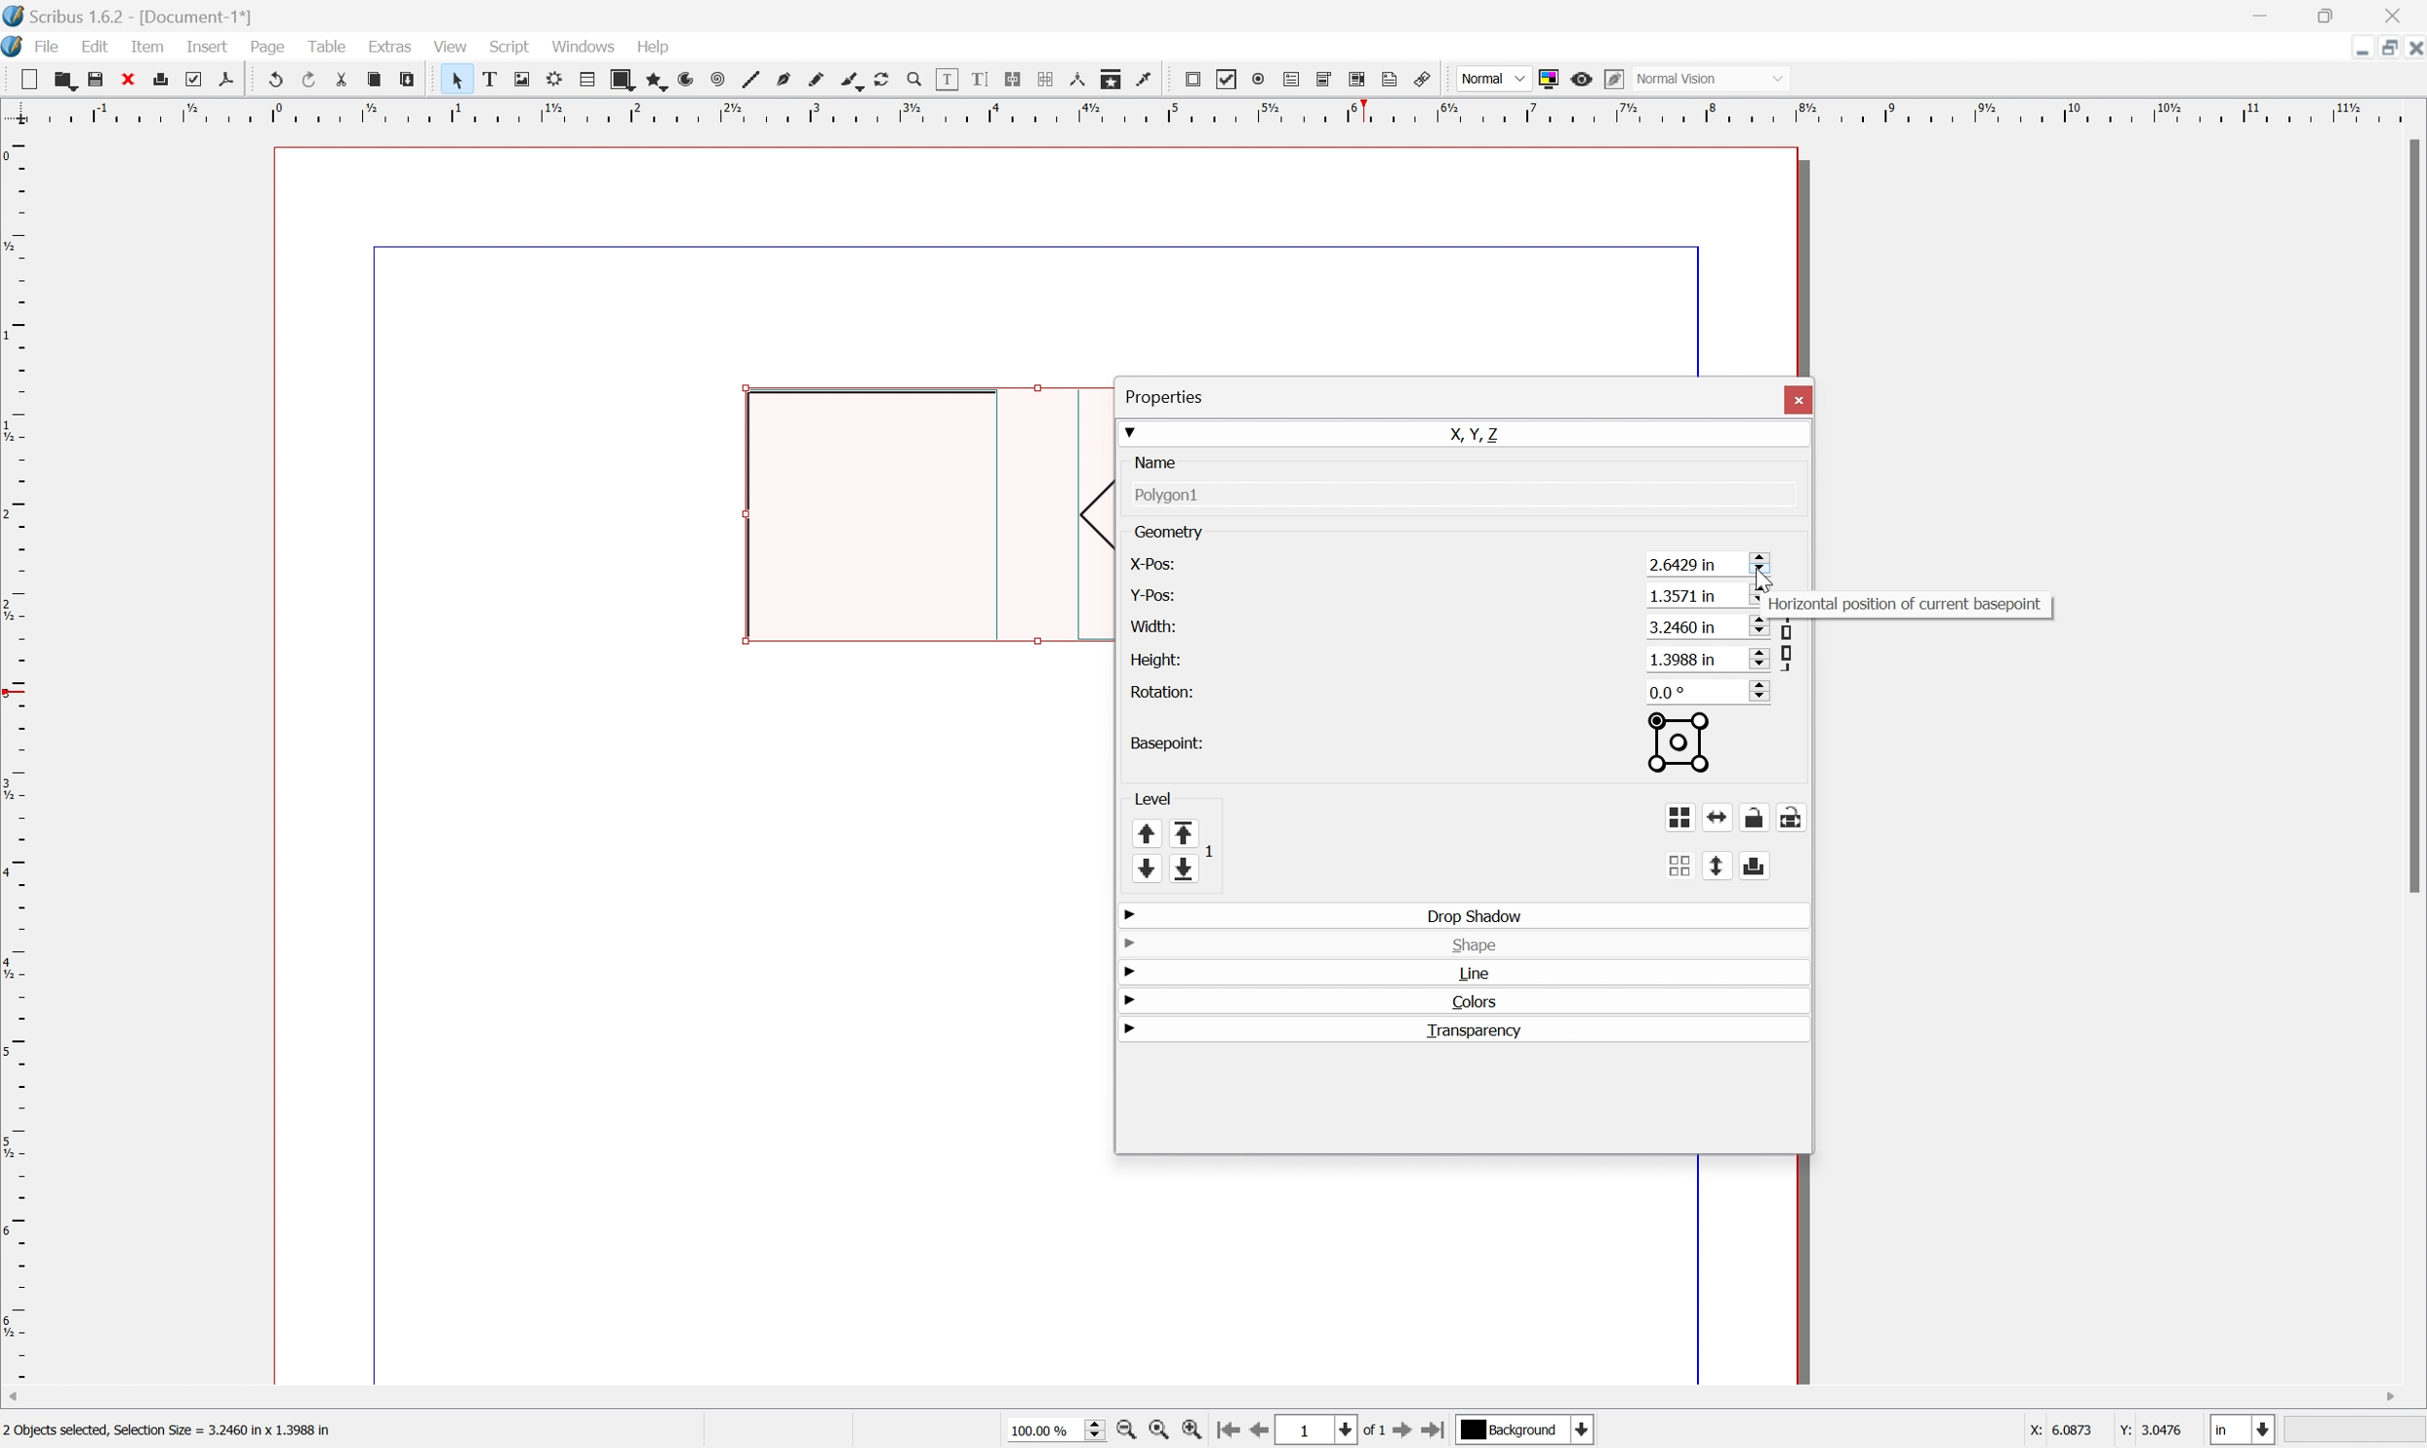  I want to click on line, so click(748, 78).